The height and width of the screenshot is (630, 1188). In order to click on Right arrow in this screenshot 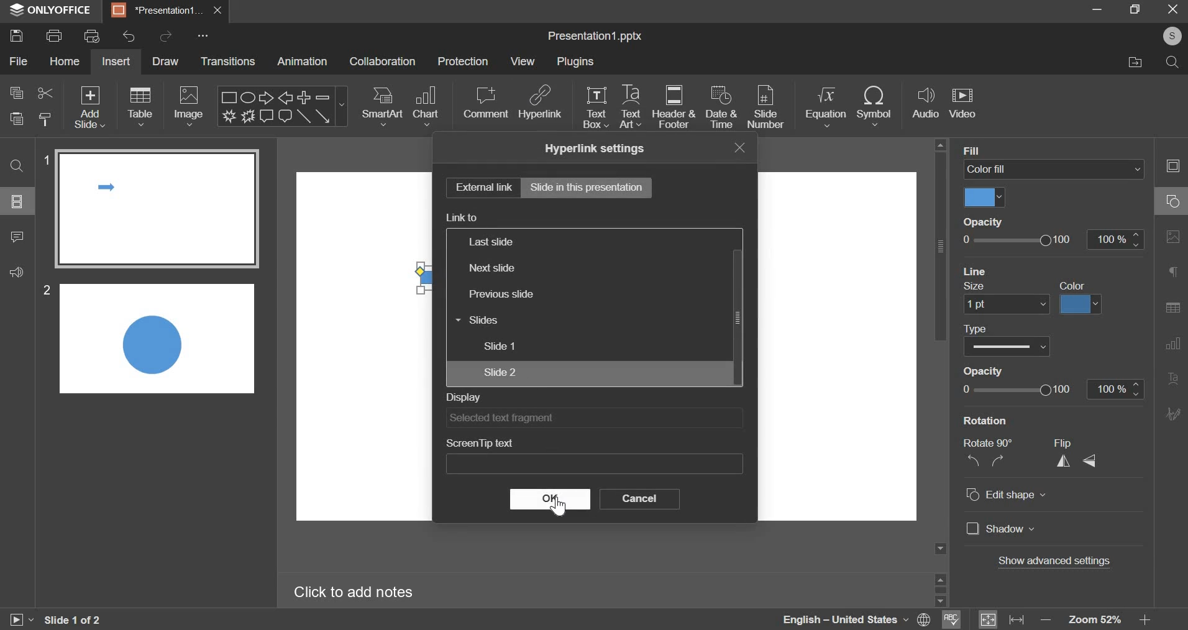, I will do `click(267, 98)`.